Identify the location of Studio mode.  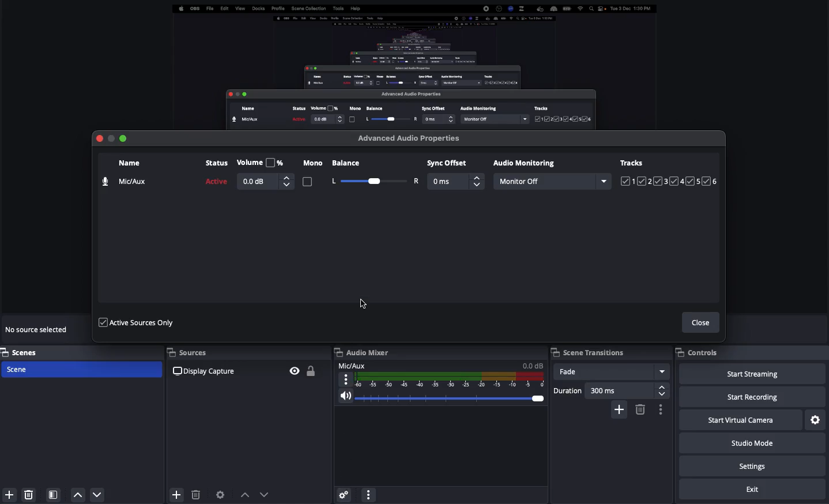
(753, 443).